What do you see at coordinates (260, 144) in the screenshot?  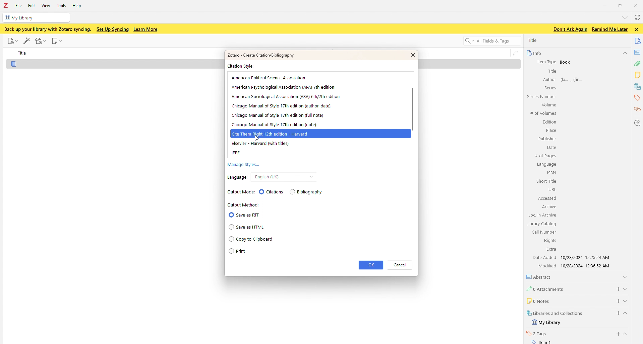 I see `Elsevier - Harvard (with titles)` at bounding box center [260, 144].